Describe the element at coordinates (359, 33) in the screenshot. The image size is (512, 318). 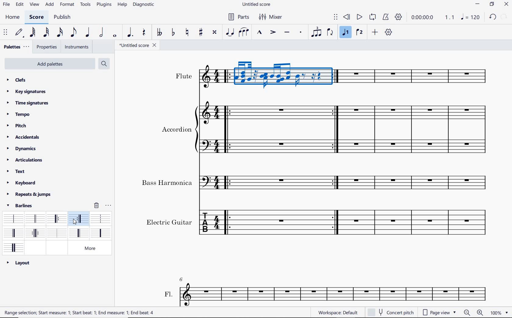
I see `voice 2` at that location.